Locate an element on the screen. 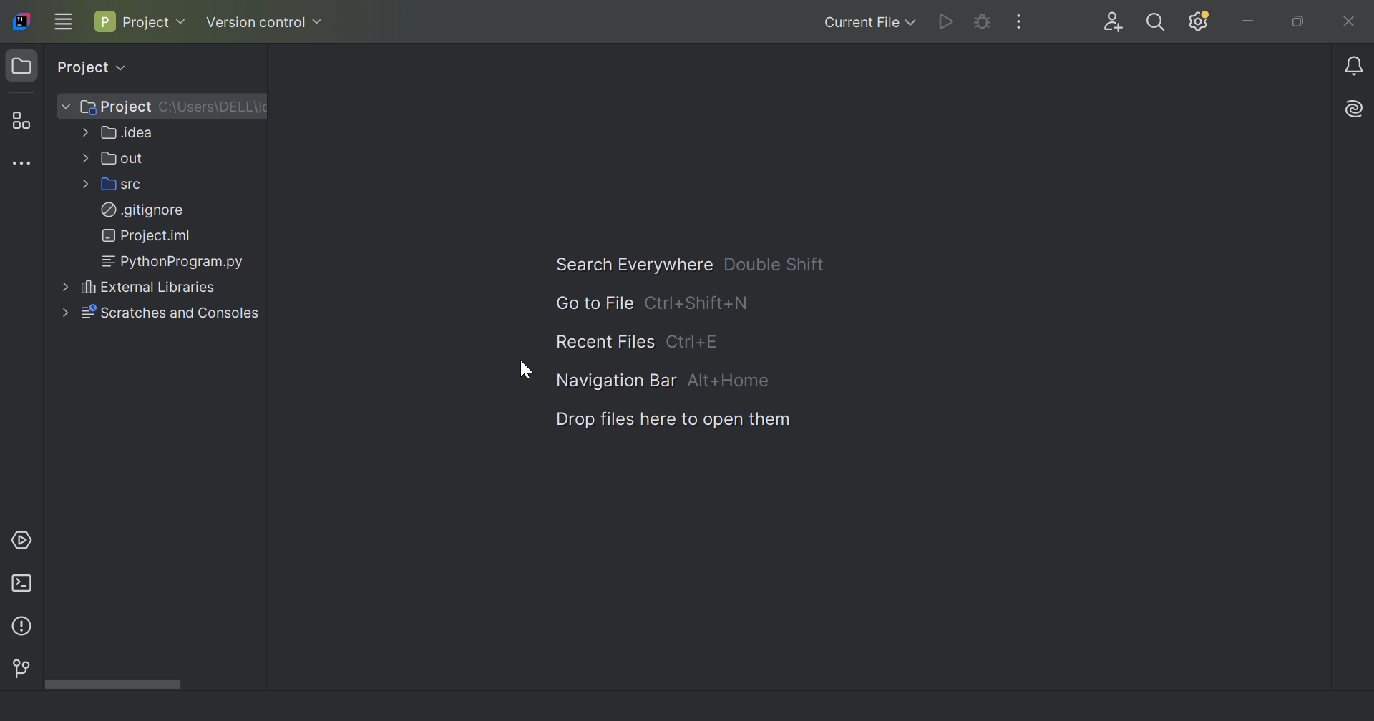  out is located at coordinates (116, 159).